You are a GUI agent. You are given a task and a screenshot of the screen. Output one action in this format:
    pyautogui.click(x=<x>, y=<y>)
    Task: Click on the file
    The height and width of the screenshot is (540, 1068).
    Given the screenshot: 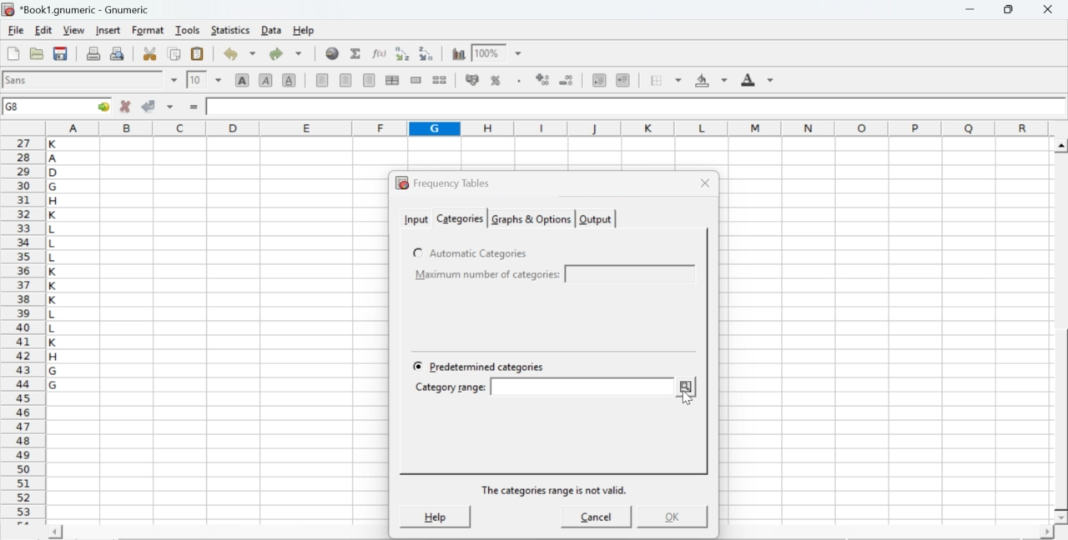 What is the action you would take?
    pyautogui.click(x=15, y=31)
    